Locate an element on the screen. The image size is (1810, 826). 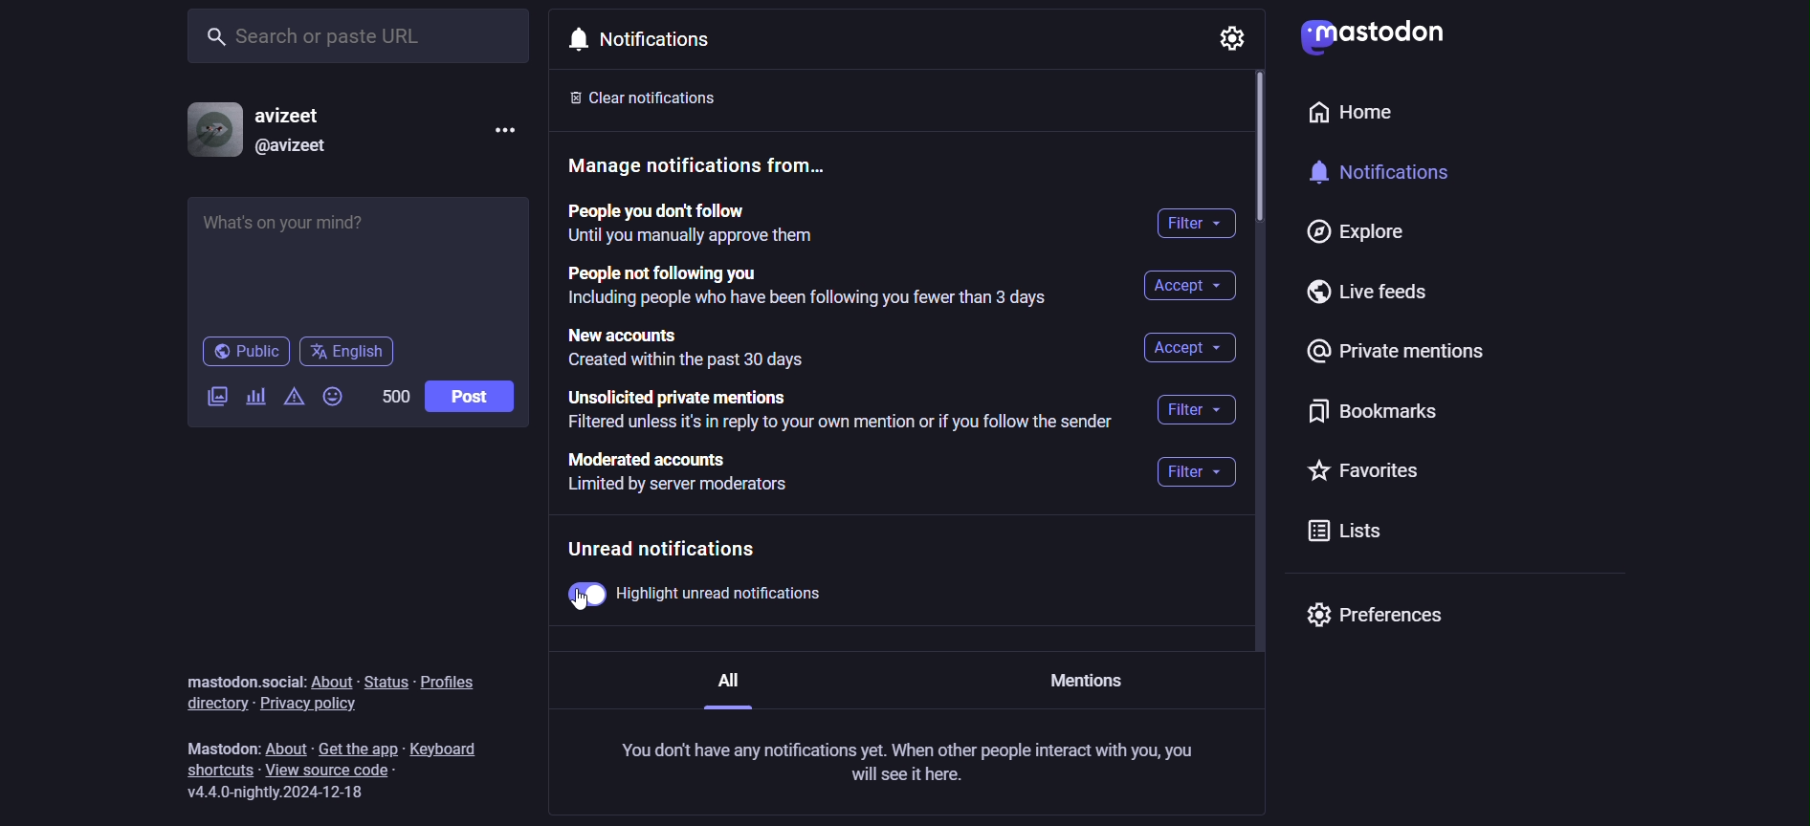
unread notification is located at coordinates (679, 550).